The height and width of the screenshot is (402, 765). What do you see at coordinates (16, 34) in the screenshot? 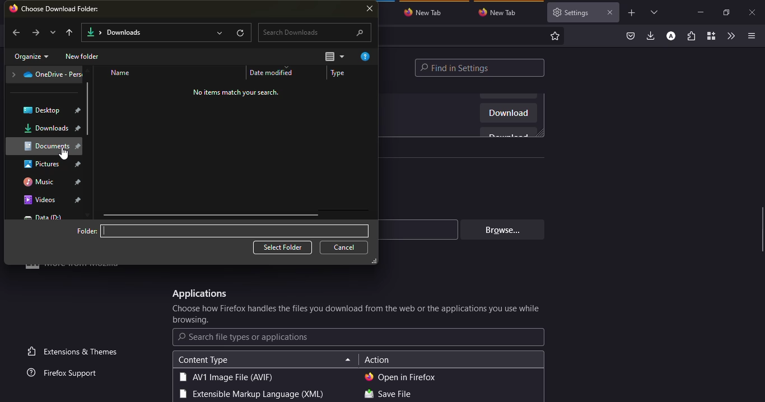
I see `back` at bounding box center [16, 34].